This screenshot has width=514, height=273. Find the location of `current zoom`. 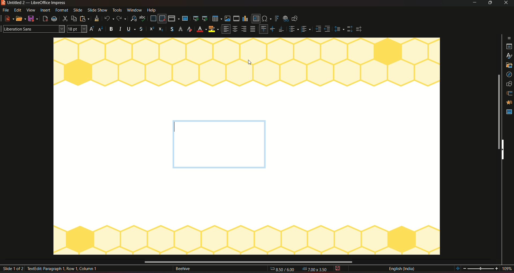

current zoom is located at coordinates (509, 269).